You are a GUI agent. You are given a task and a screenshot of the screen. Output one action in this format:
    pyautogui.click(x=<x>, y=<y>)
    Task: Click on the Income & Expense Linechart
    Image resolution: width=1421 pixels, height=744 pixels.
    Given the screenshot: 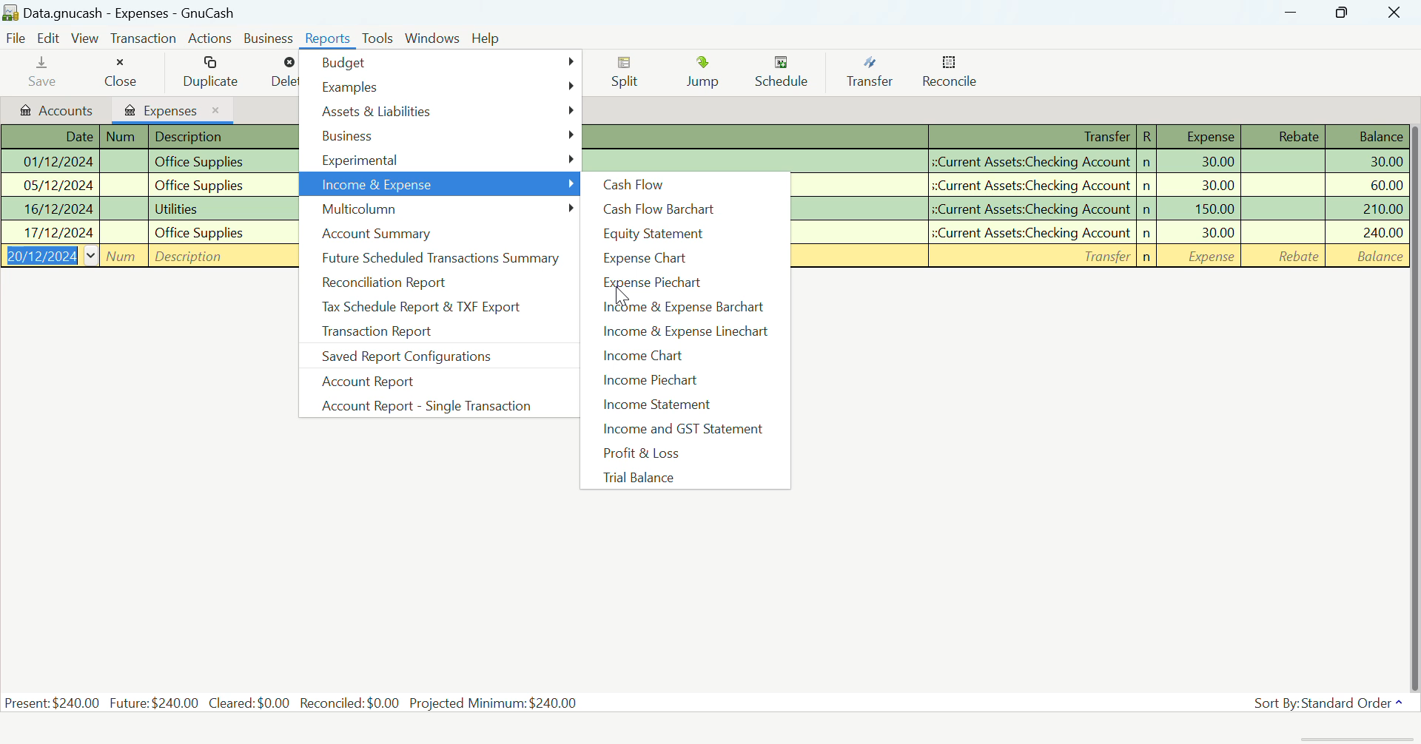 What is the action you would take?
    pyautogui.click(x=684, y=334)
    